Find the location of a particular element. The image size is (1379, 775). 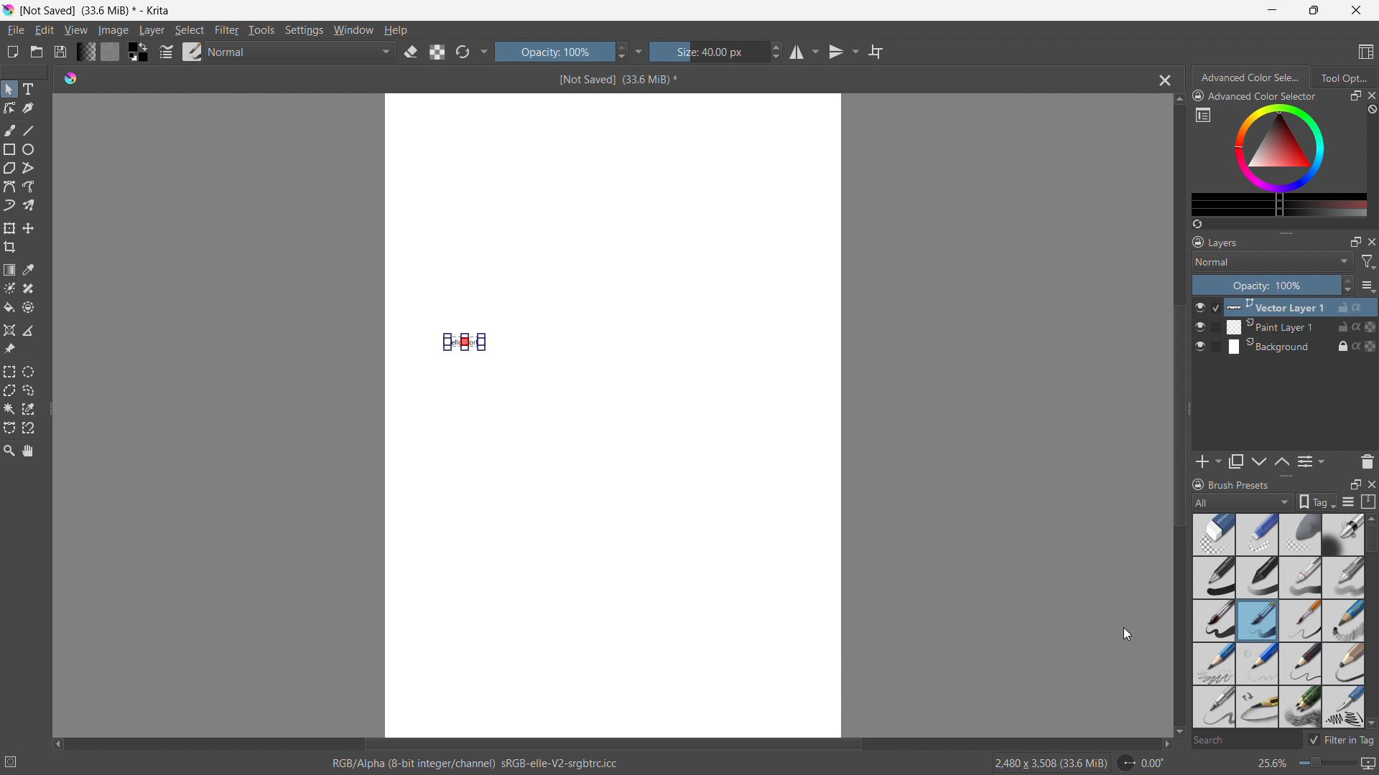

bold pen is located at coordinates (1213, 578).